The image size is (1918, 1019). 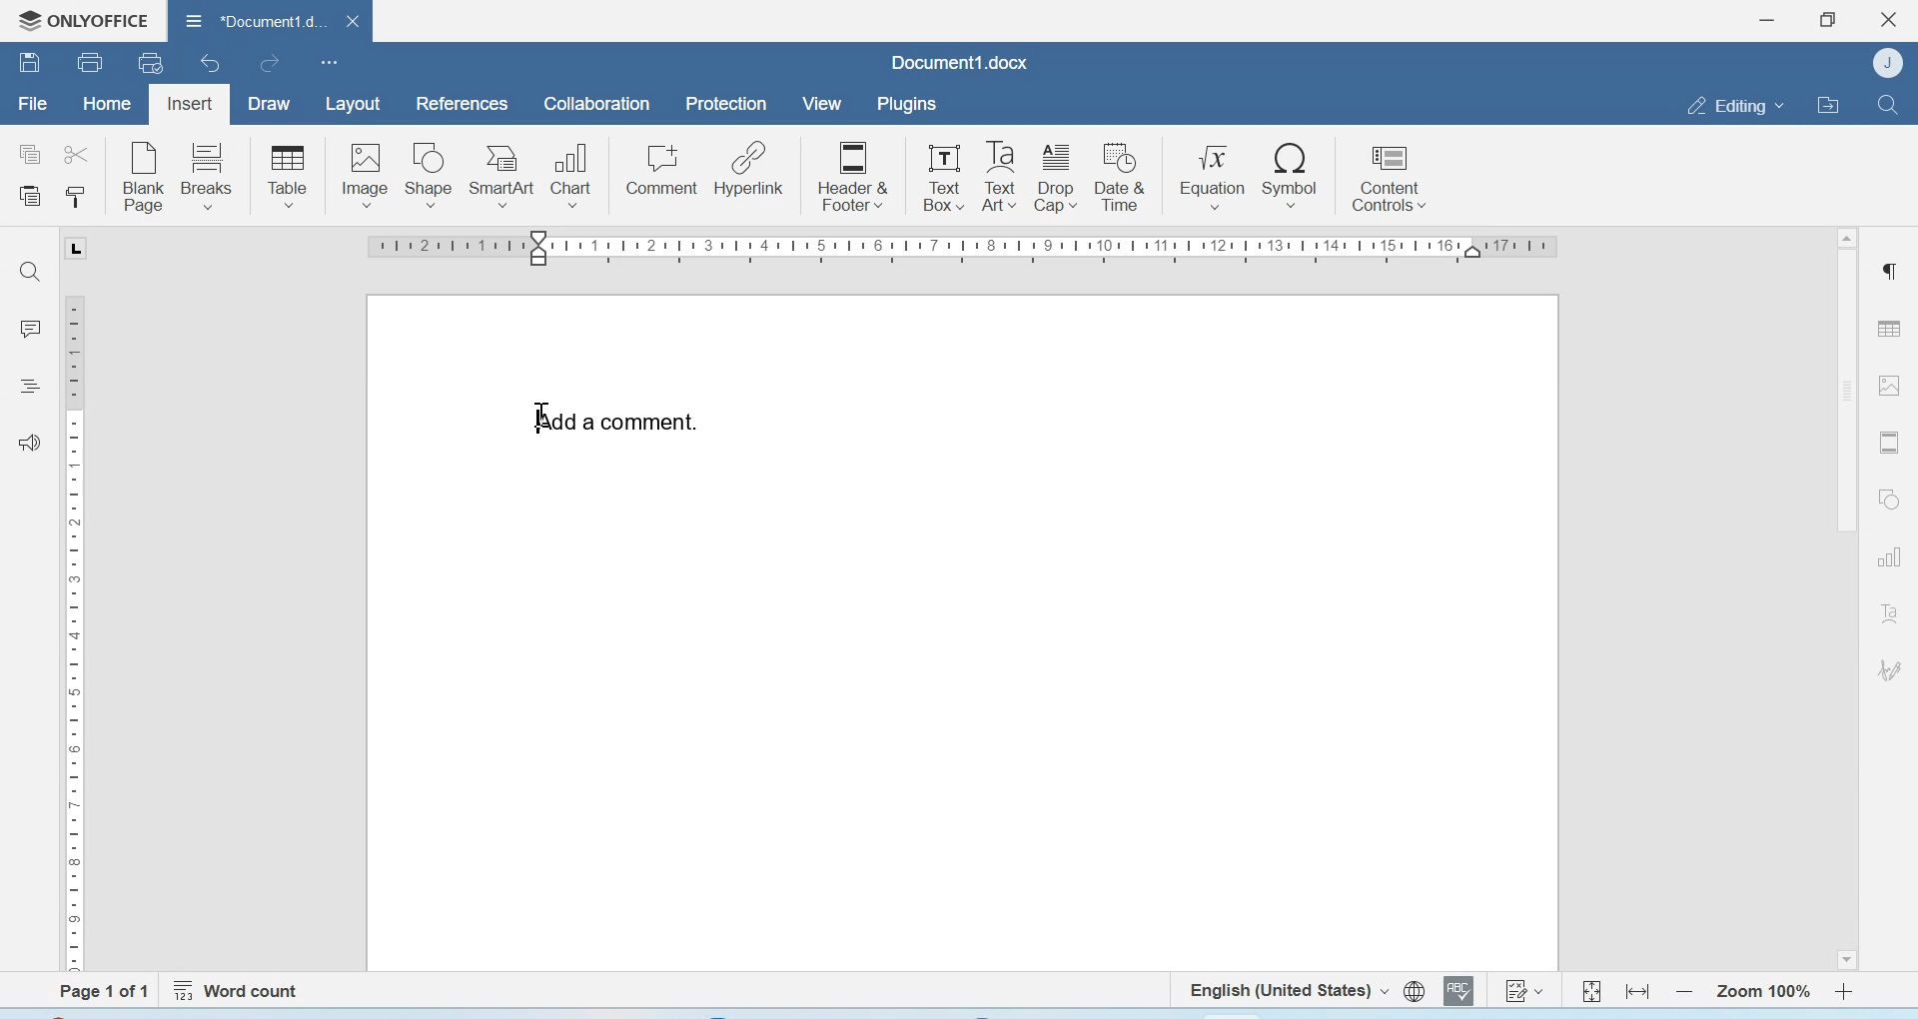 I want to click on Word count, so click(x=240, y=991).